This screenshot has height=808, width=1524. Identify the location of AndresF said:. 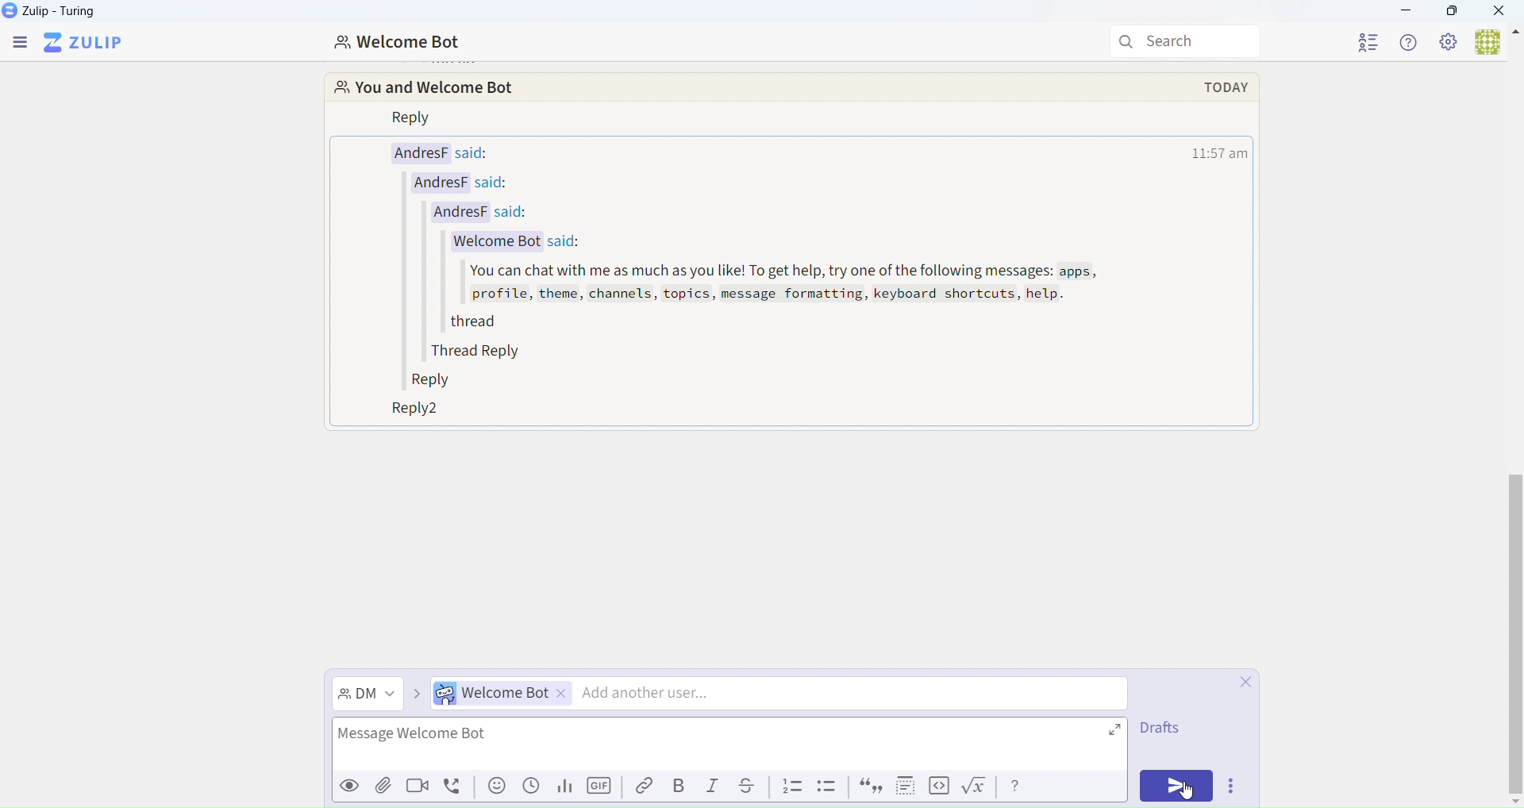
(497, 214).